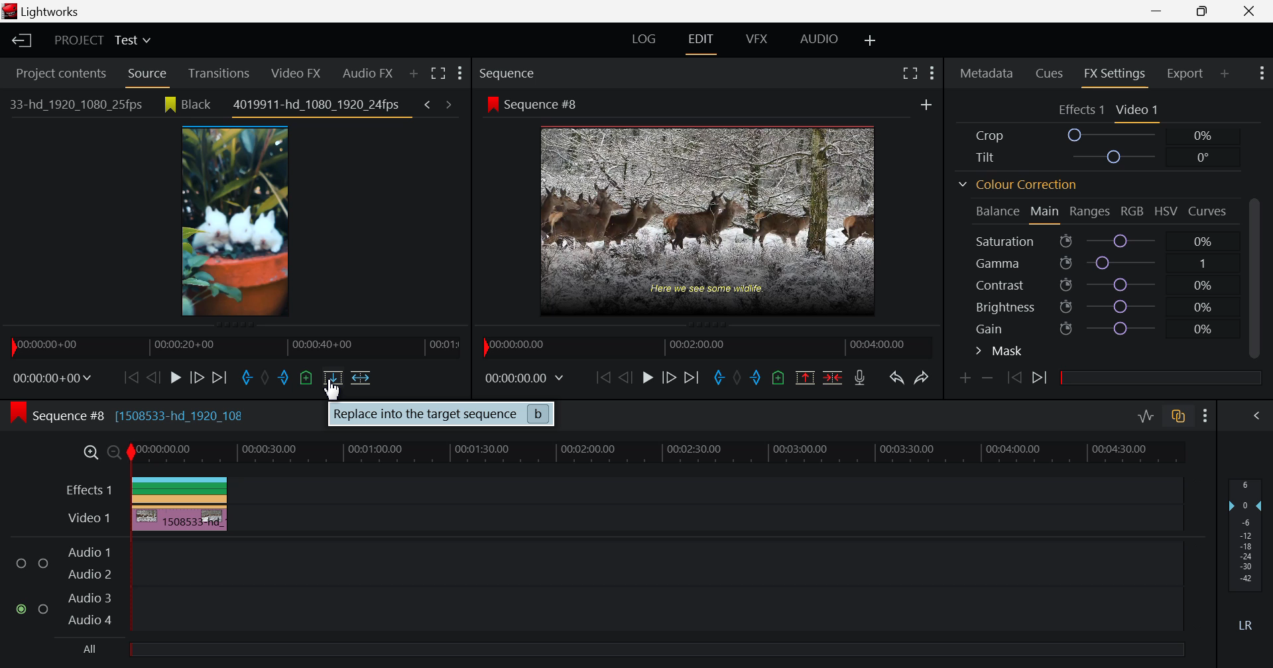 This screenshot has width=1273, height=668. Describe the element at coordinates (285, 381) in the screenshot. I see `Mark Out` at that location.